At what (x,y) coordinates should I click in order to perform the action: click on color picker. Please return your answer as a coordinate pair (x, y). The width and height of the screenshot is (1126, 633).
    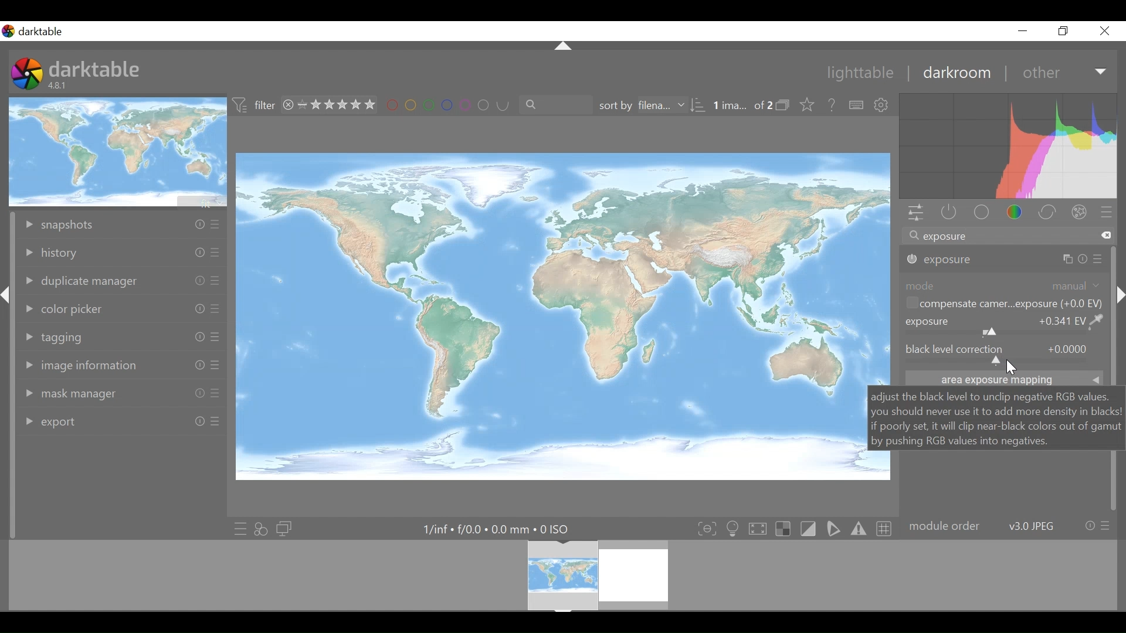
    Looking at the image, I should click on (122, 309).